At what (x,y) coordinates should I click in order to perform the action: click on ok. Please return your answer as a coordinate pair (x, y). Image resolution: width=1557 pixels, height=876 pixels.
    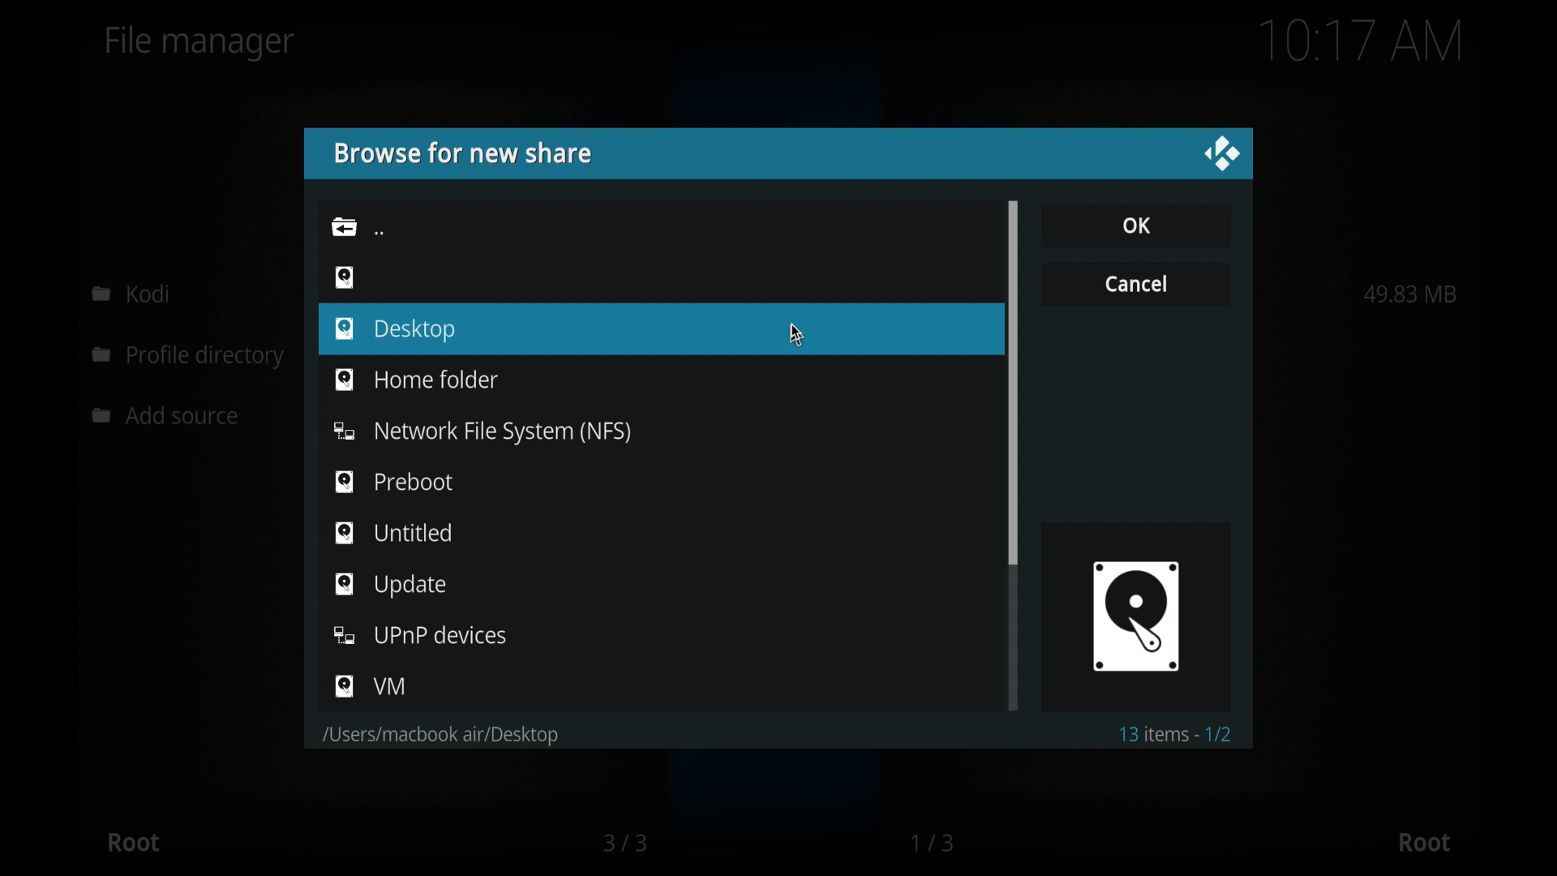
    Looking at the image, I should click on (1135, 225).